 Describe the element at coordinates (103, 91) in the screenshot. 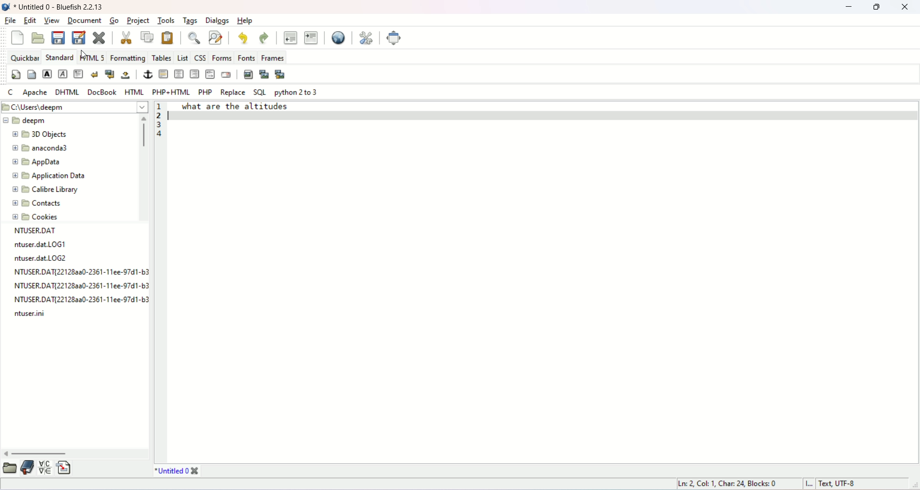

I see `docbook` at that location.